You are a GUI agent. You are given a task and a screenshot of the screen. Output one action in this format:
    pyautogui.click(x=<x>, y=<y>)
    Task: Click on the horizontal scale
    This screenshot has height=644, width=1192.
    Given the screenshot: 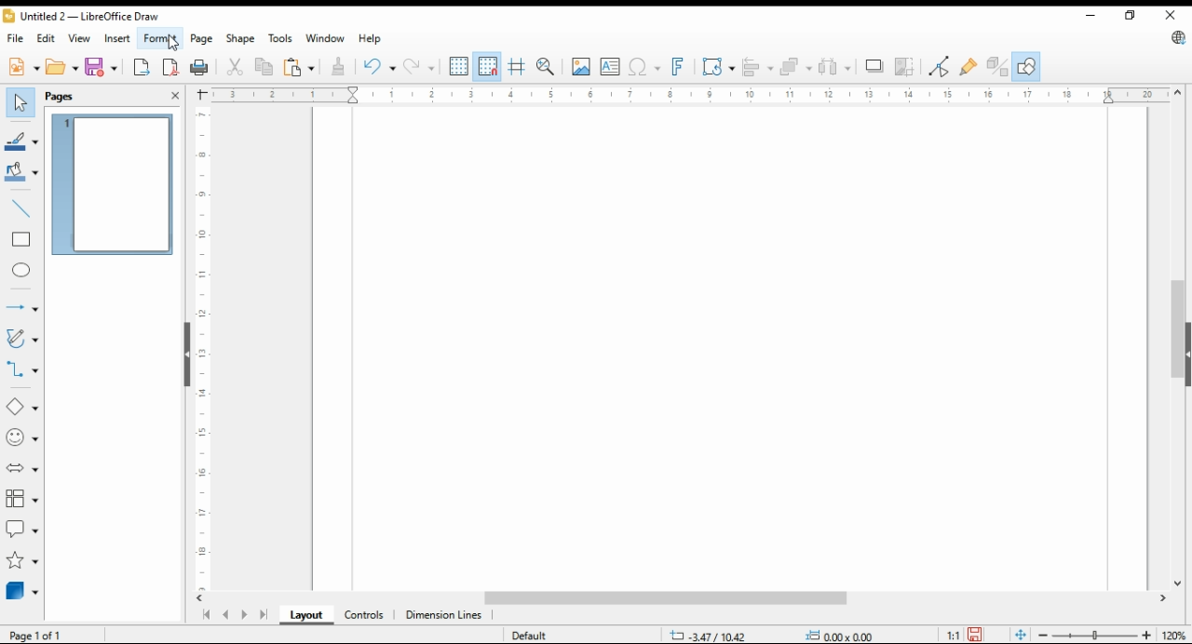 What is the action you would take?
    pyautogui.click(x=688, y=95)
    